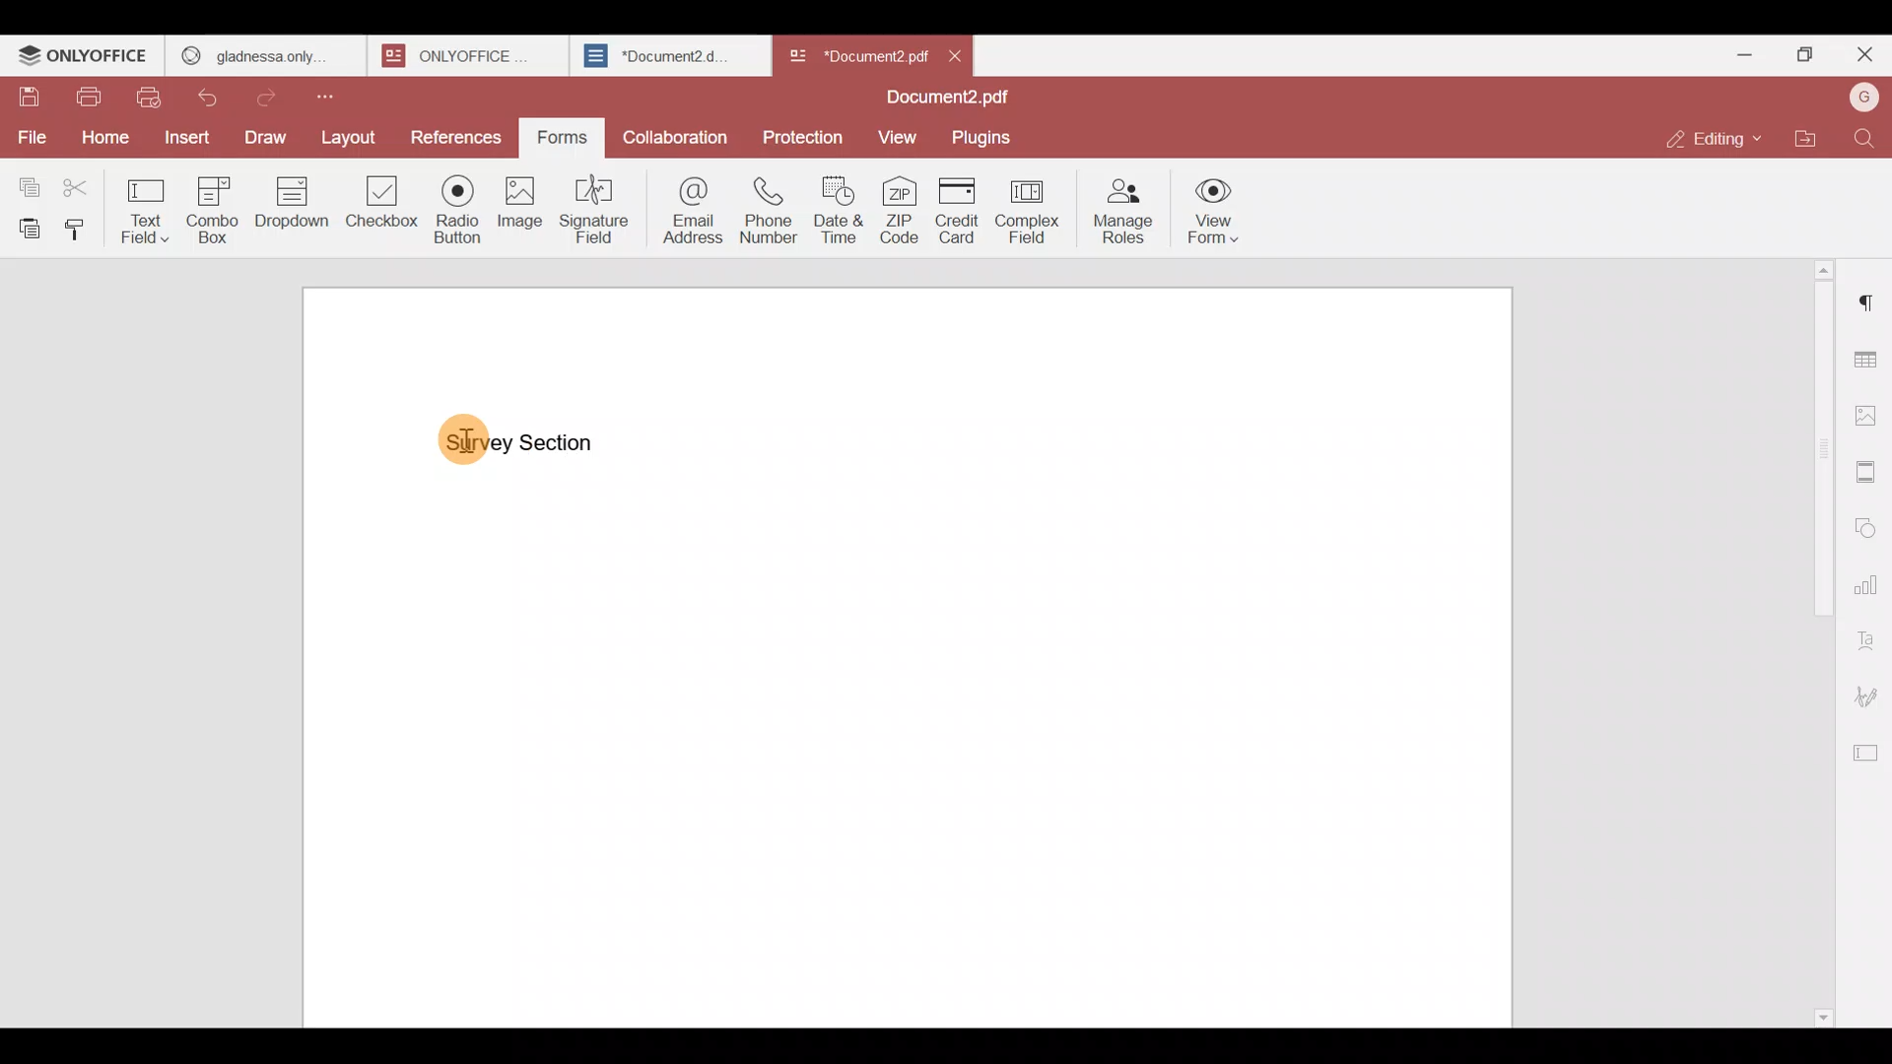 This screenshot has width=1892, height=1064. I want to click on Paste, so click(24, 225).